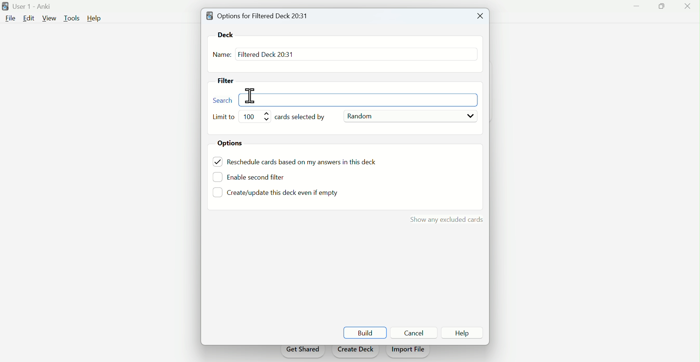 The height and width of the screenshot is (362, 700). I want to click on Import file, so click(409, 352).